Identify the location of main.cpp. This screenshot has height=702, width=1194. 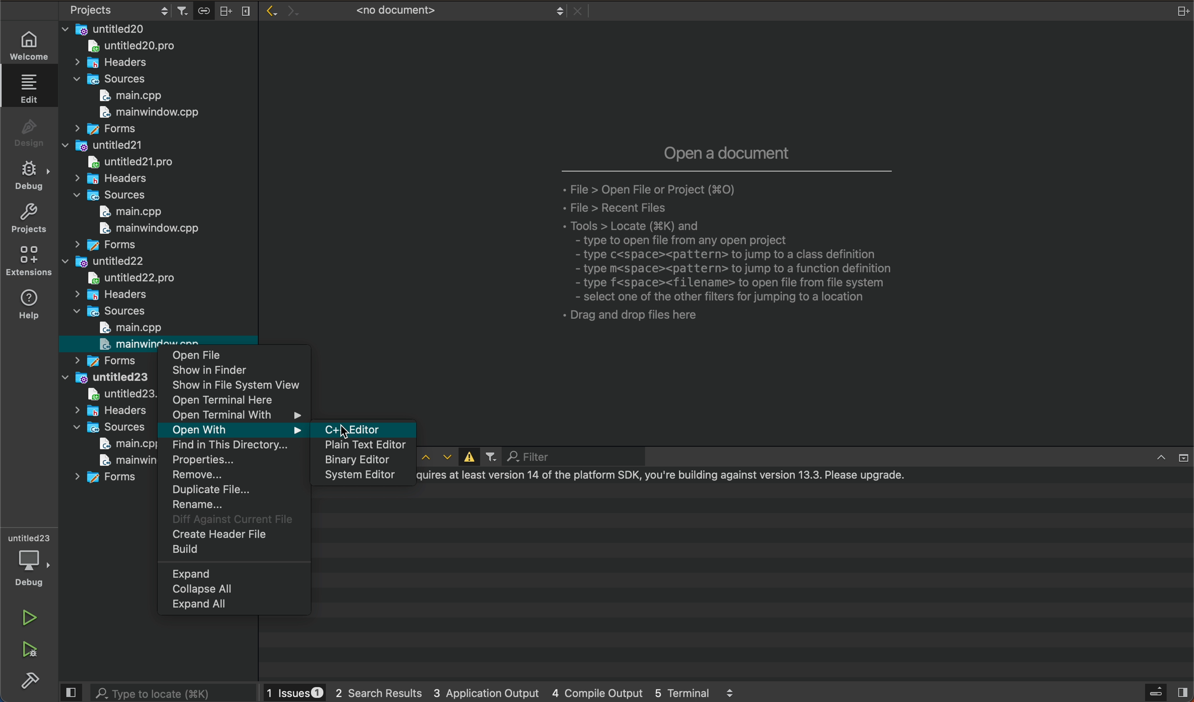
(128, 327).